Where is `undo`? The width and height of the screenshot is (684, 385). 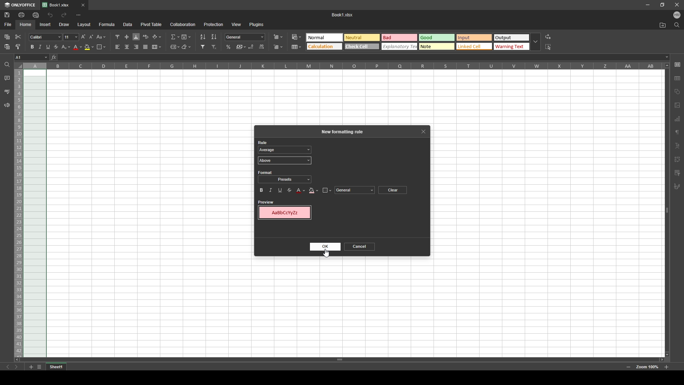
undo is located at coordinates (50, 15).